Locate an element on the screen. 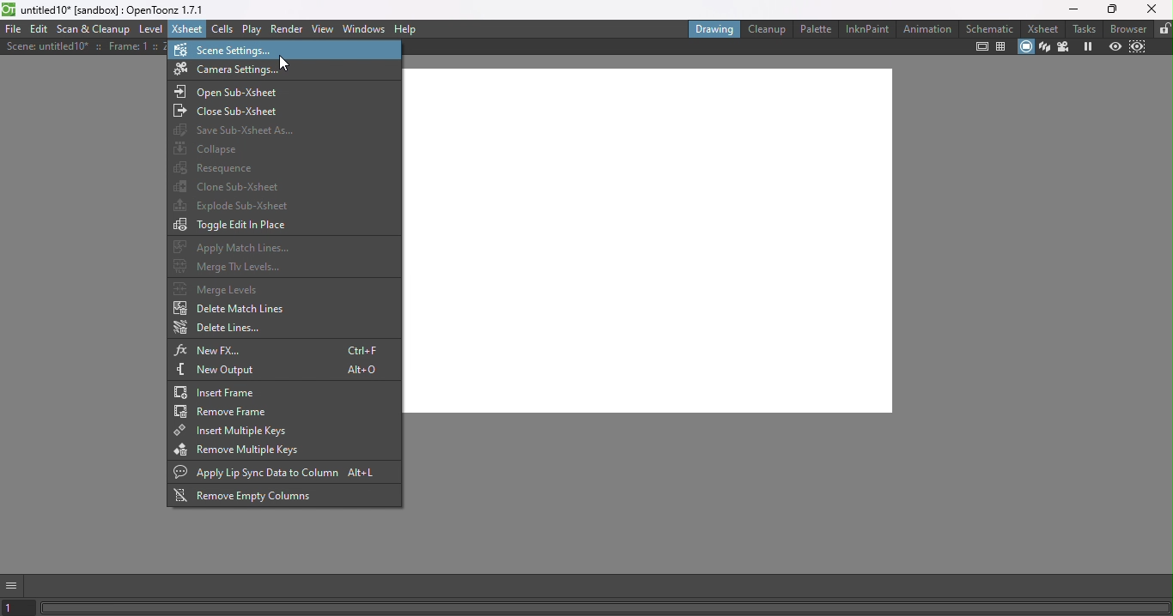  Windows is located at coordinates (362, 29).